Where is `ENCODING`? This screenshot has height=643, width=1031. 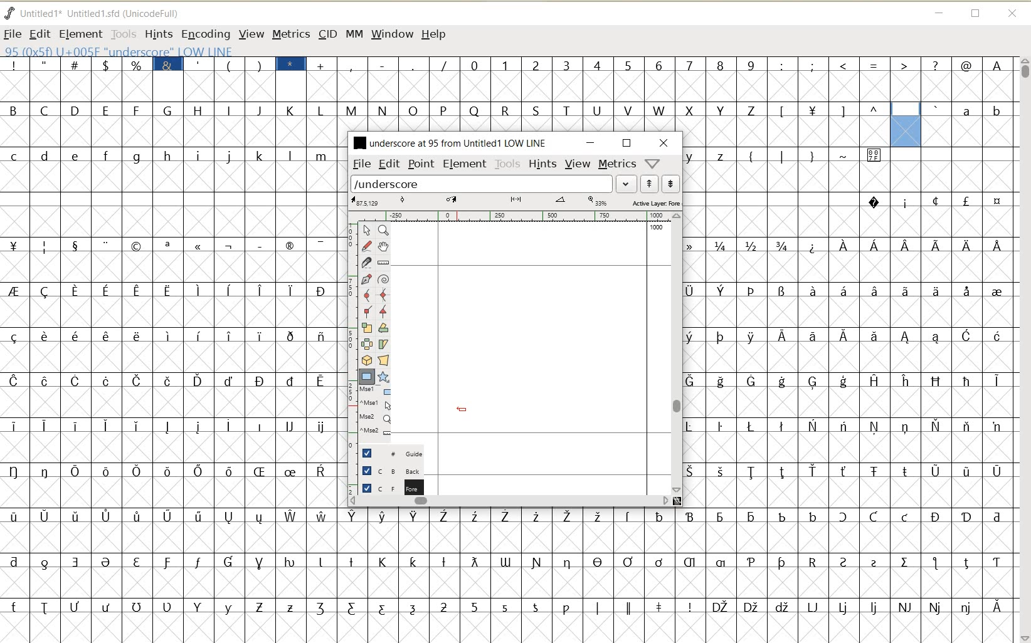 ENCODING is located at coordinates (205, 34).